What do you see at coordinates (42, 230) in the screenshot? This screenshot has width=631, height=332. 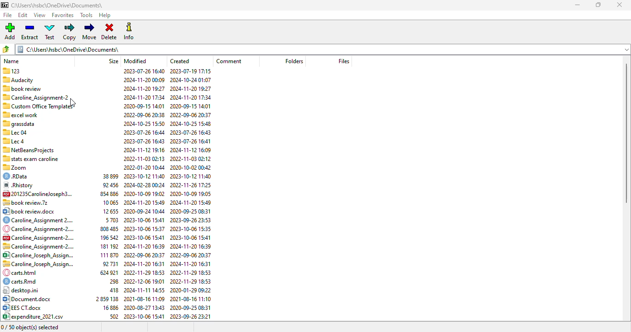 I see `Caroline_Assignment-2....` at bounding box center [42, 230].